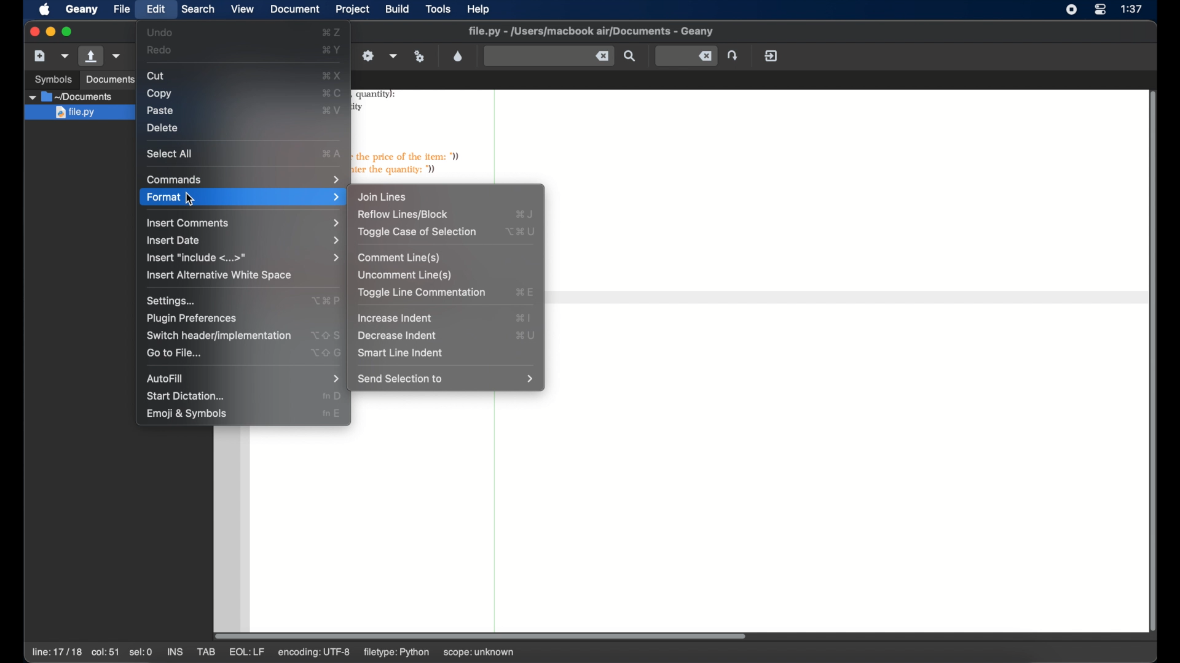 The height and width of the screenshot is (663, 1180). Describe the element at coordinates (383, 196) in the screenshot. I see `join lines` at that location.